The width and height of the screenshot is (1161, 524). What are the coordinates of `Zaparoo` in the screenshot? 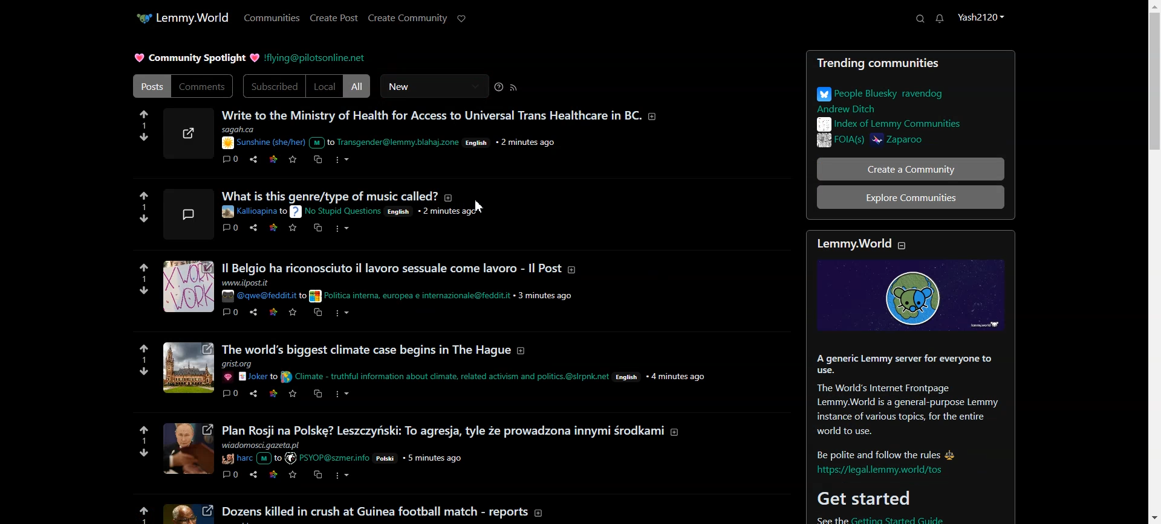 It's located at (935, 142).